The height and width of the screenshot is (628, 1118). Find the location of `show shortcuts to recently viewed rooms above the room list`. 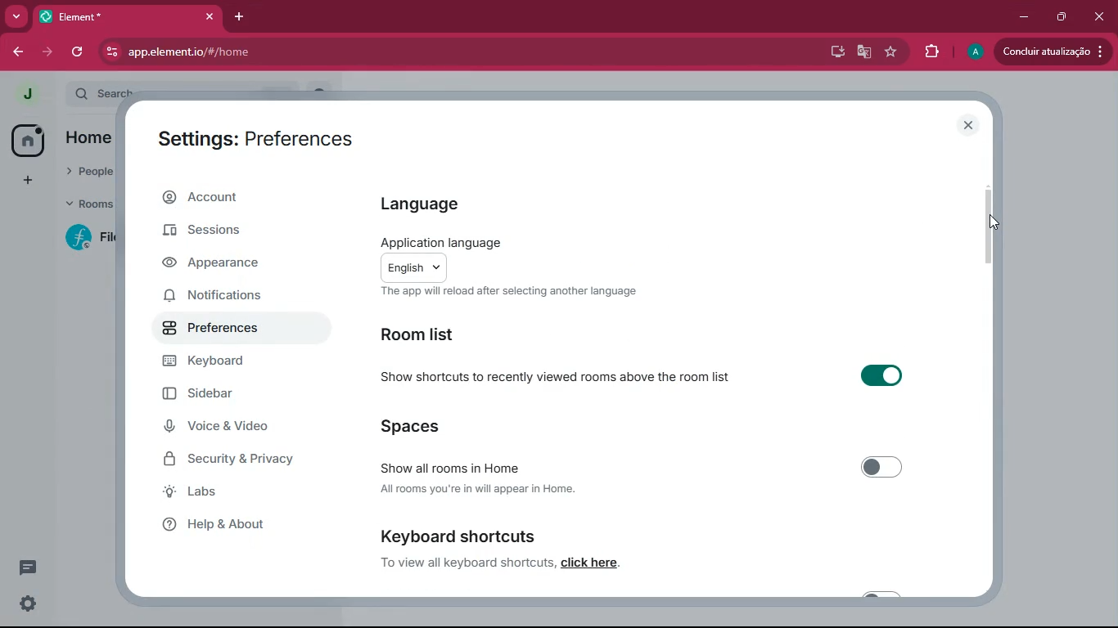

show shortcuts to recently viewed rooms above the room list is located at coordinates (559, 375).